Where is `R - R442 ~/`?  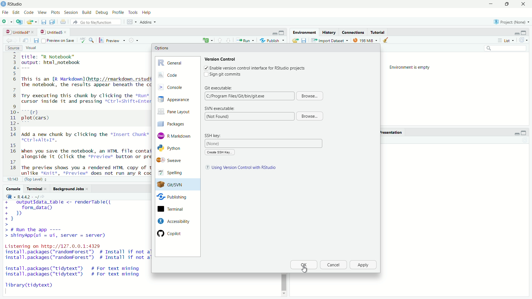
R - R442 ~/ is located at coordinates (22, 197).